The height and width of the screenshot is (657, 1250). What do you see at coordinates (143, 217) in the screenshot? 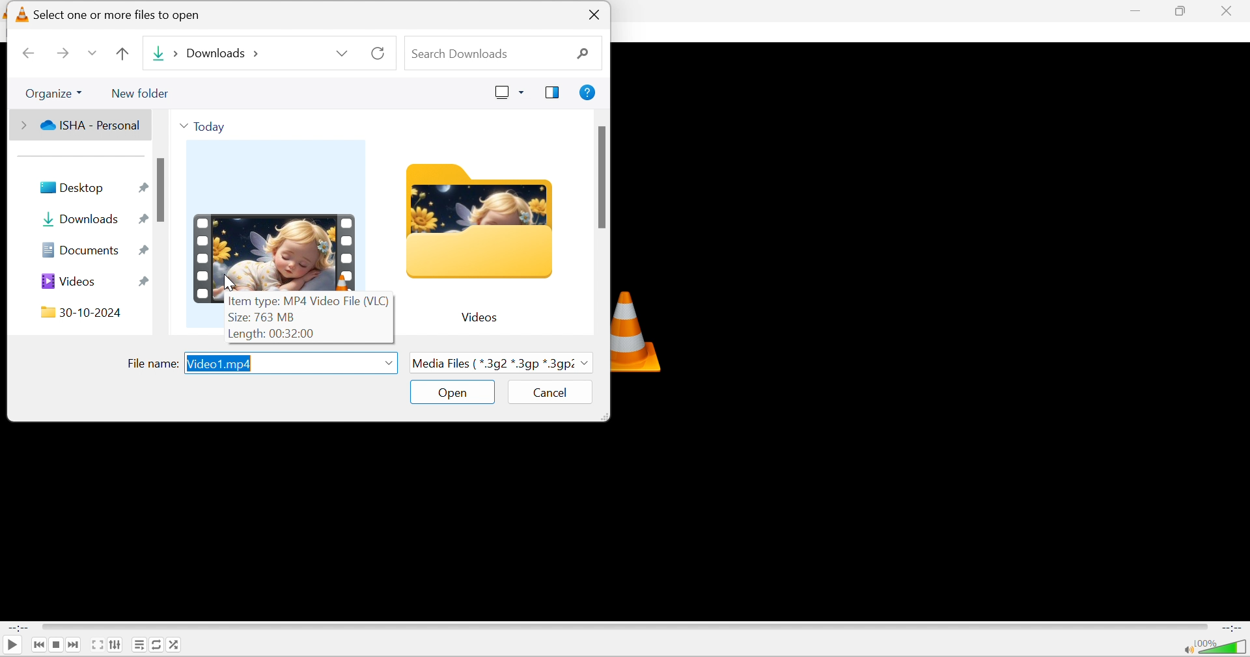
I see `Pin` at bounding box center [143, 217].